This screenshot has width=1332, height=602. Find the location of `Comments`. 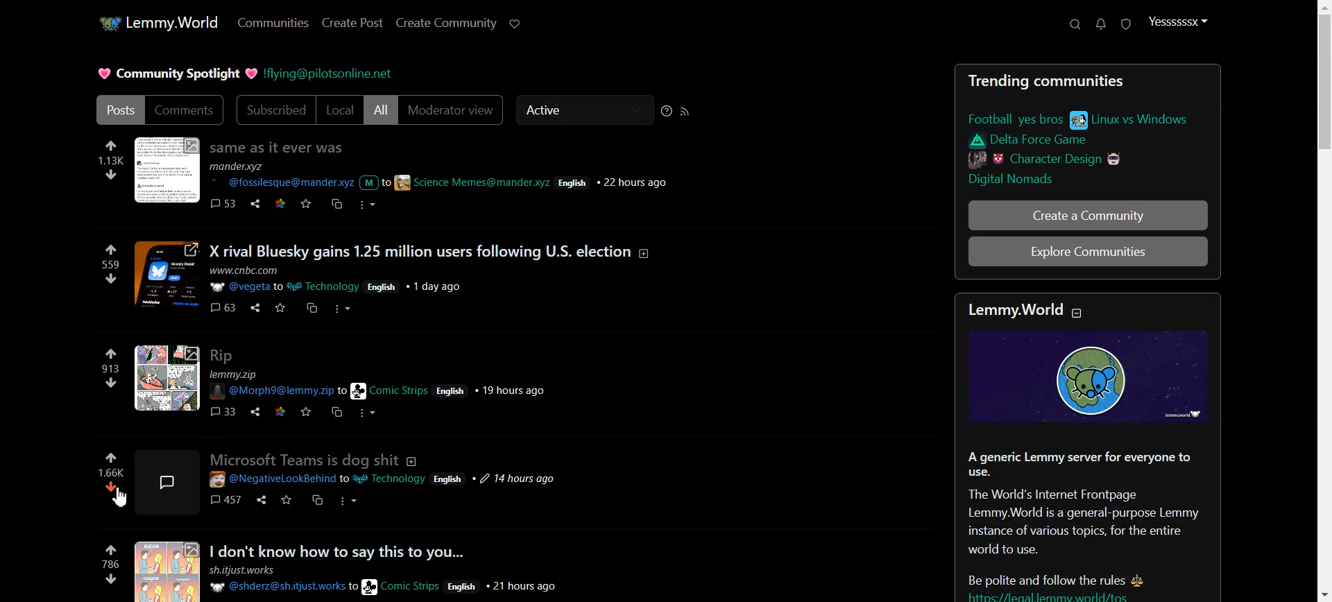

Comments is located at coordinates (186, 110).